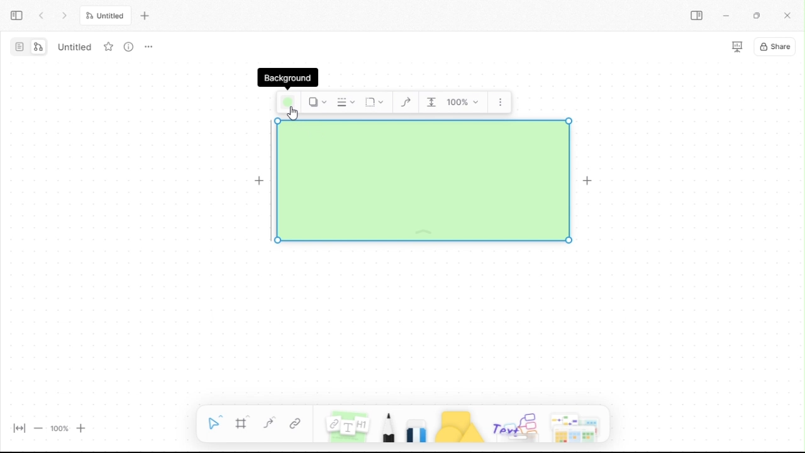 Image resolution: width=805 pixels, height=453 pixels. I want to click on expand sidebar, so click(16, 16).